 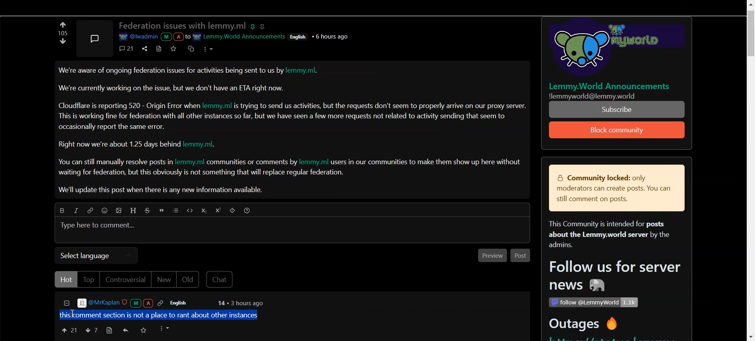 I want to click on This is working fine for federation with all other instances so far, but we have seen a few more requests not related to activity sending that seem to
occasionally report the same error., so click(x=283, y=121).